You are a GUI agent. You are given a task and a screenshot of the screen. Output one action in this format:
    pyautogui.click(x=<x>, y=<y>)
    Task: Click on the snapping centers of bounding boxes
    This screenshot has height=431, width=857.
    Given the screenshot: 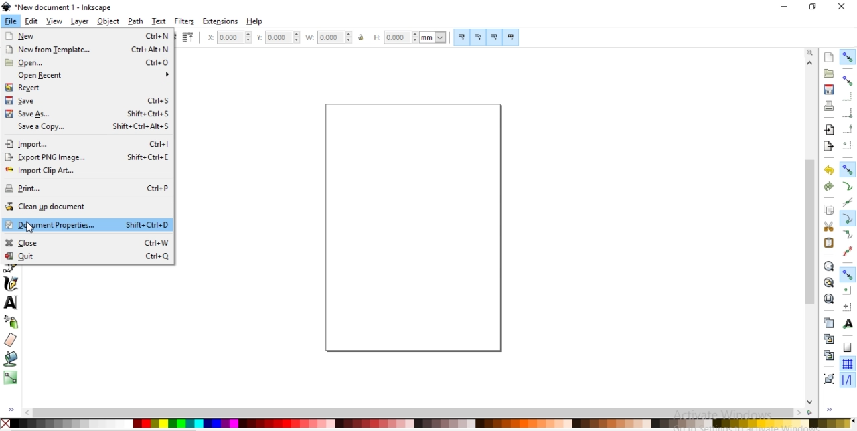 What is the action you would take?
    pyautogui.click(x=847, y=145)
    